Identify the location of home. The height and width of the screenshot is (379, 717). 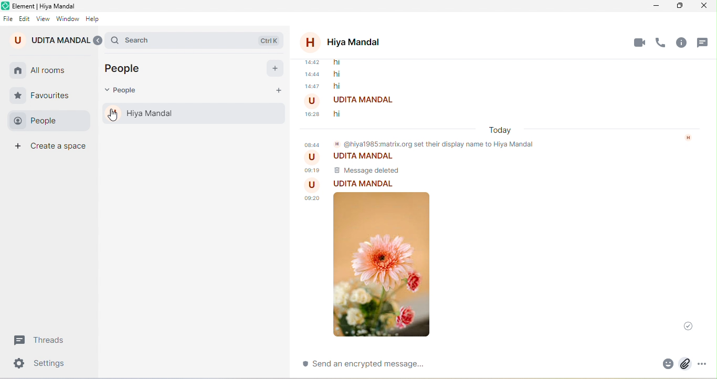
(18, 71).